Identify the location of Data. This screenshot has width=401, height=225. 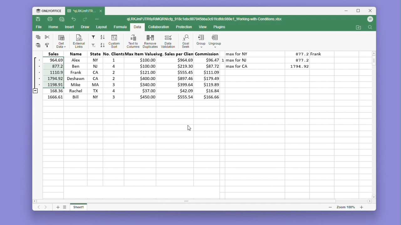
(138, 78).